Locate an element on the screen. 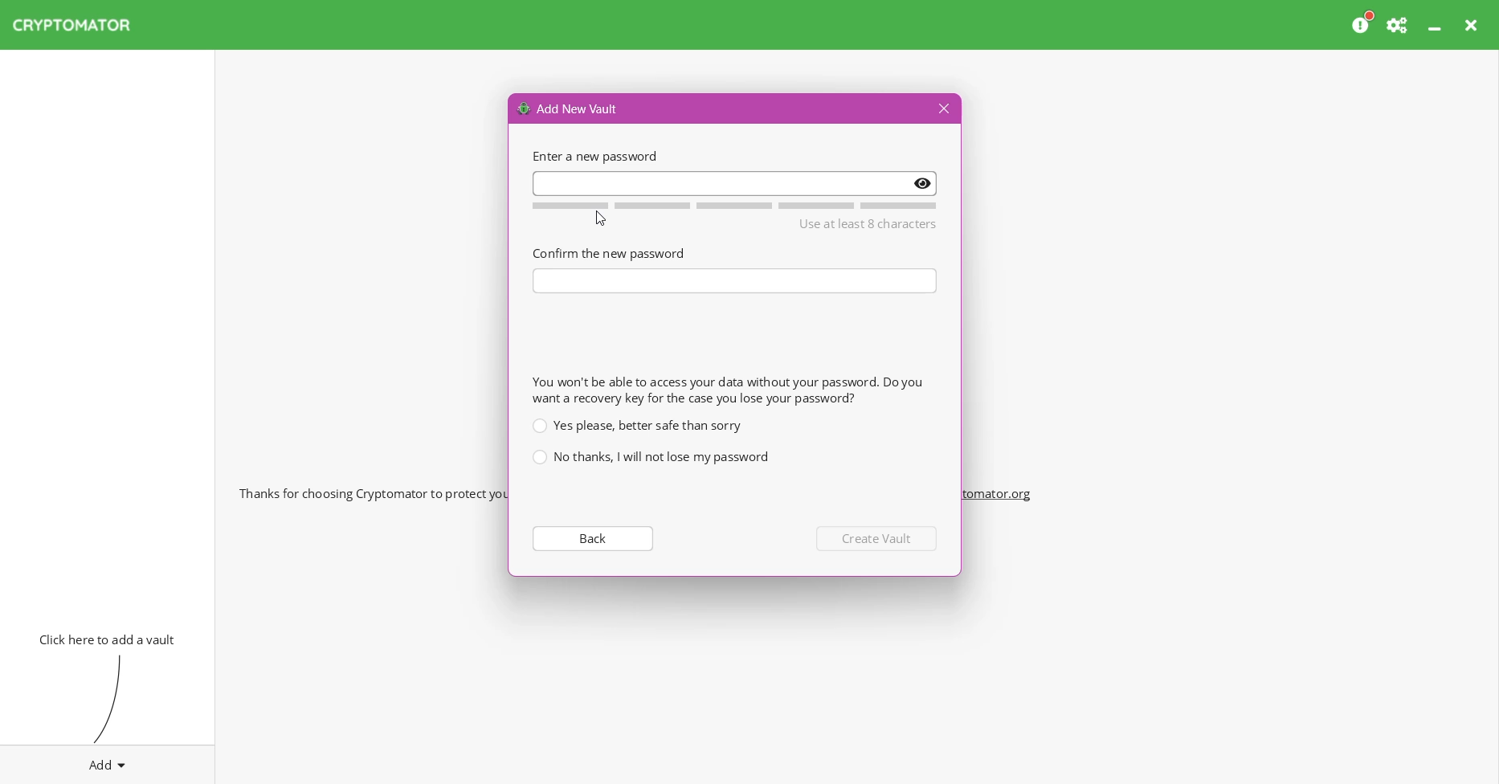  Add is located at coordinates (108, 762).